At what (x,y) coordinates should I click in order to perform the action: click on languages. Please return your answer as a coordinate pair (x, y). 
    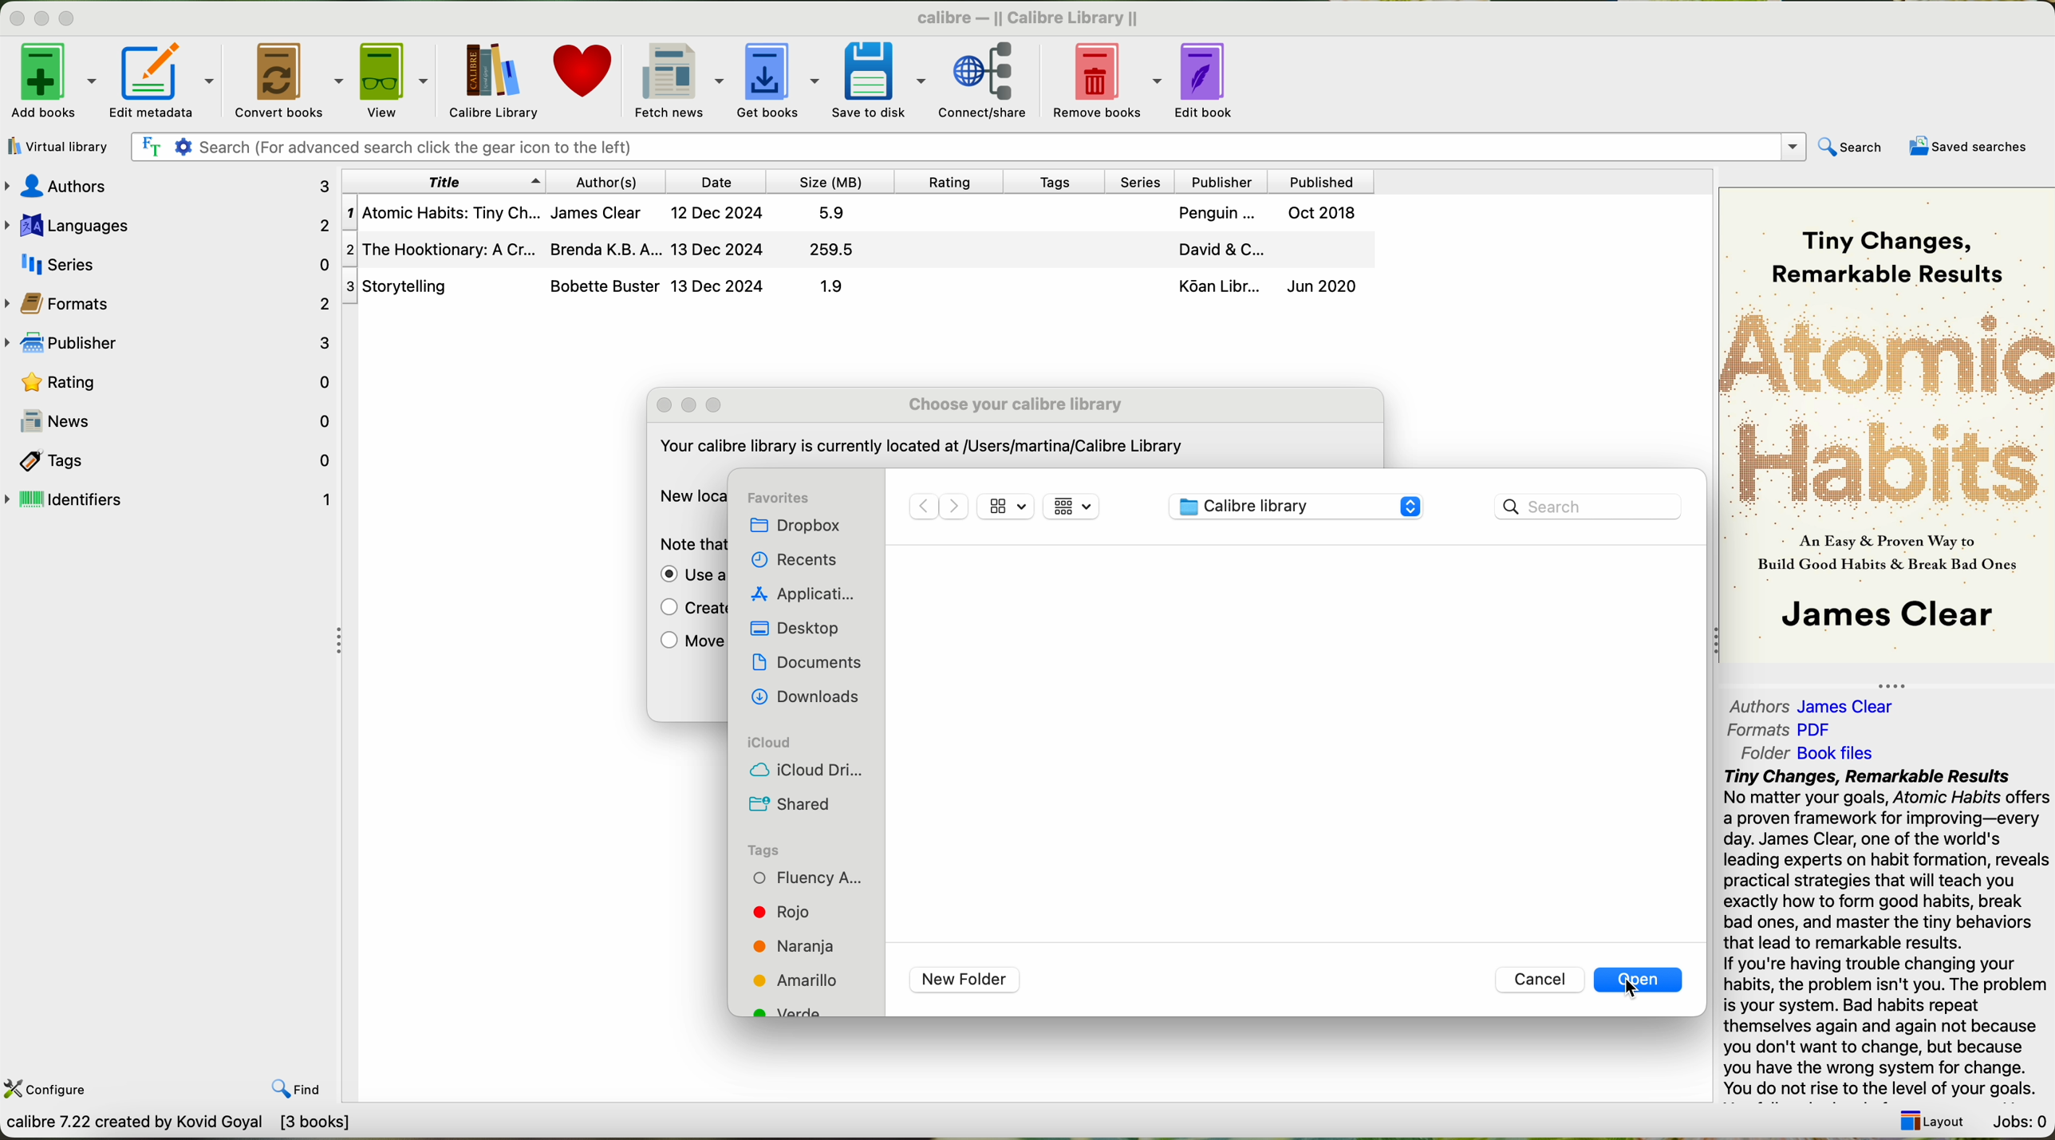
    Looking at the image, I should click on (168, 223).